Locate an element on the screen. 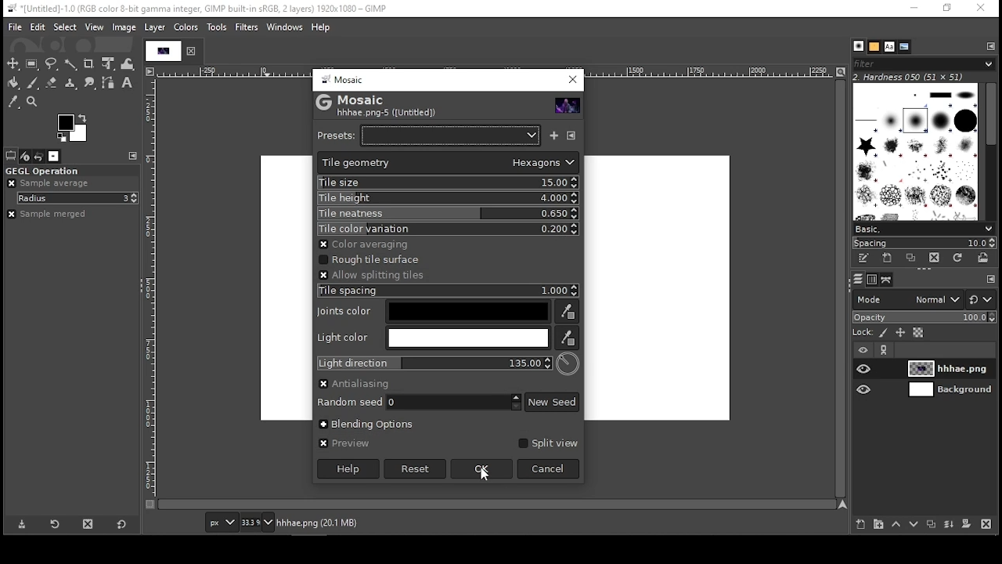 The height and width of the screenshot is (564, 1002). light direction is located at coordinates (449, 364).